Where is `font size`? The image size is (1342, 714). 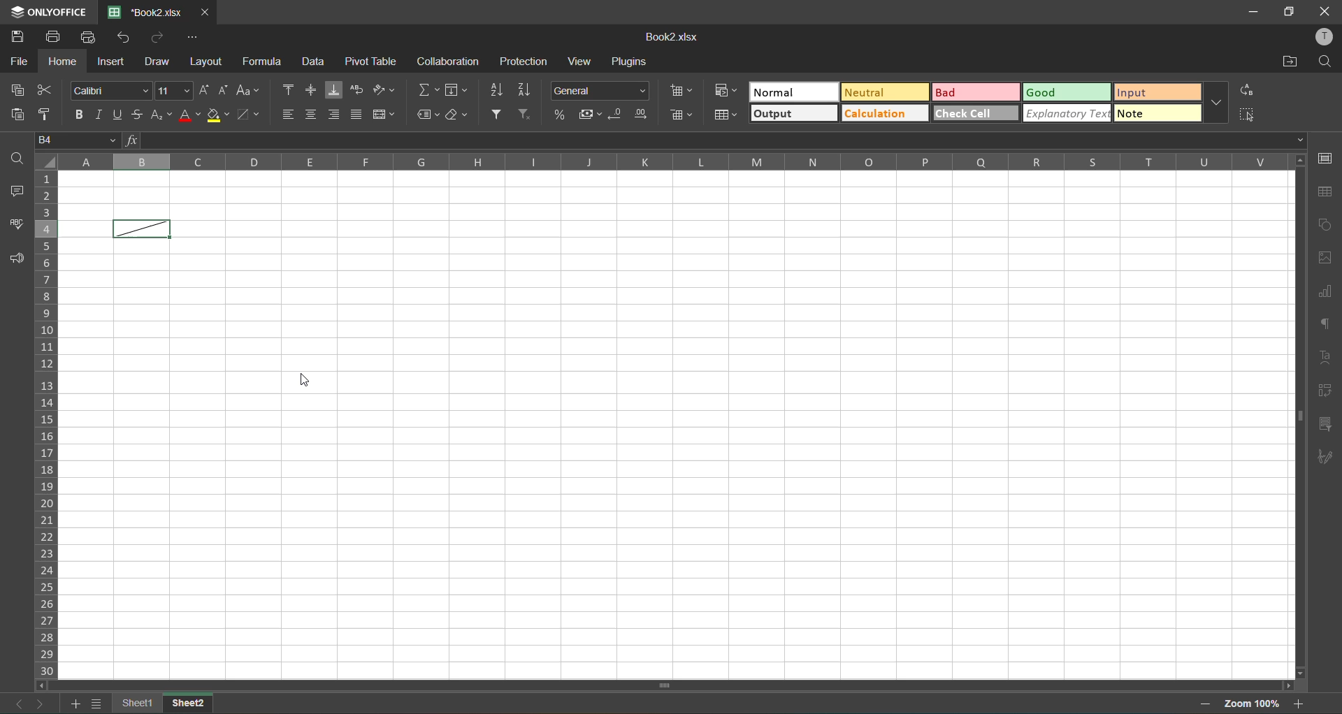 font size is located at coordinates (172, 91).